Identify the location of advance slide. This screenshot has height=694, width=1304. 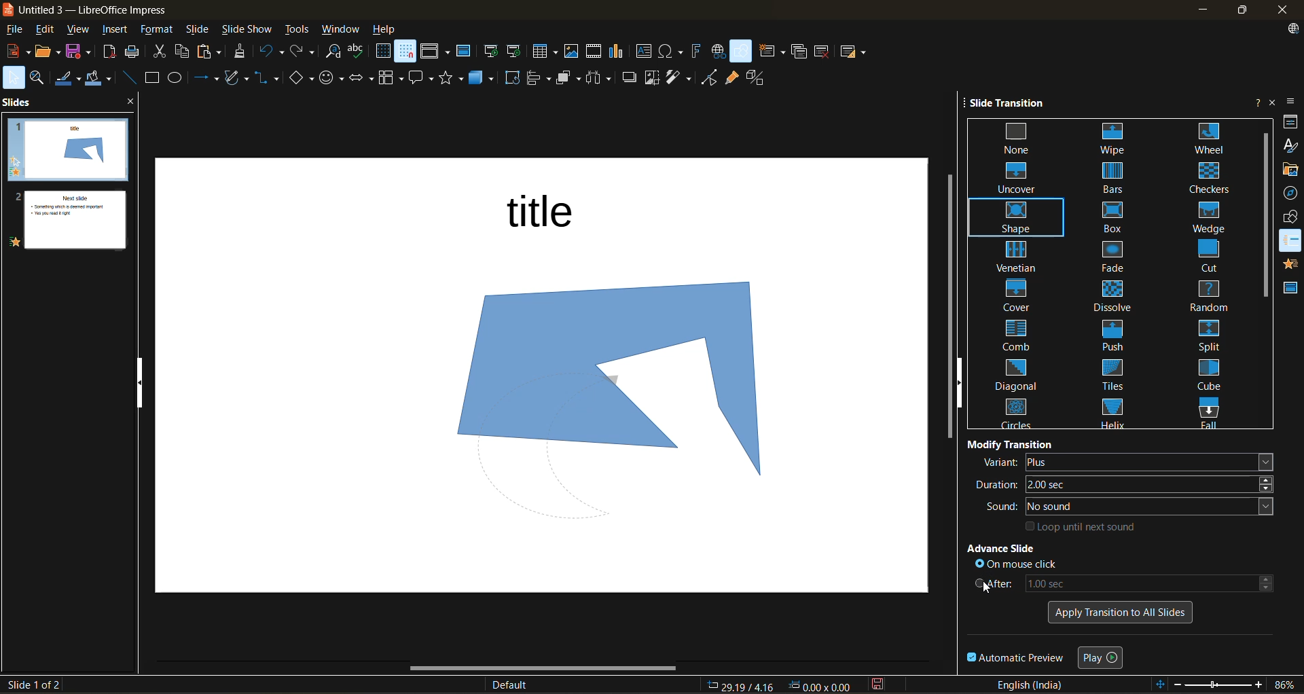
(1025, 549).